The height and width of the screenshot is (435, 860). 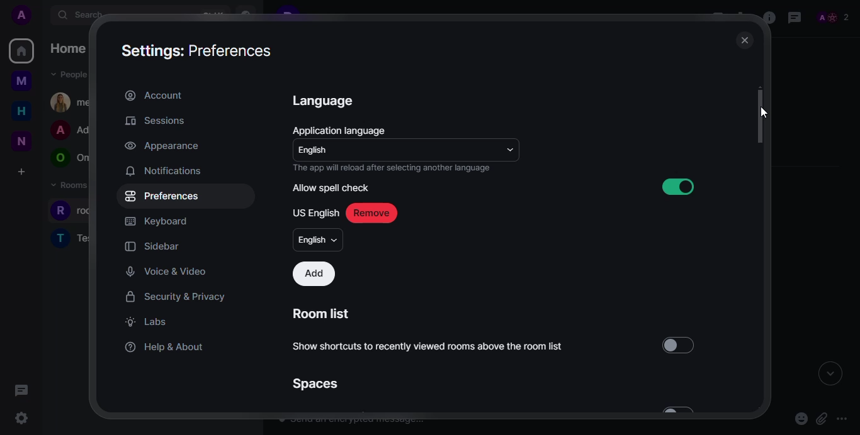 What do you see at coordinates (331, 188) in the screenshot?
I see `allow spell check` at bounding box center [331, 188].